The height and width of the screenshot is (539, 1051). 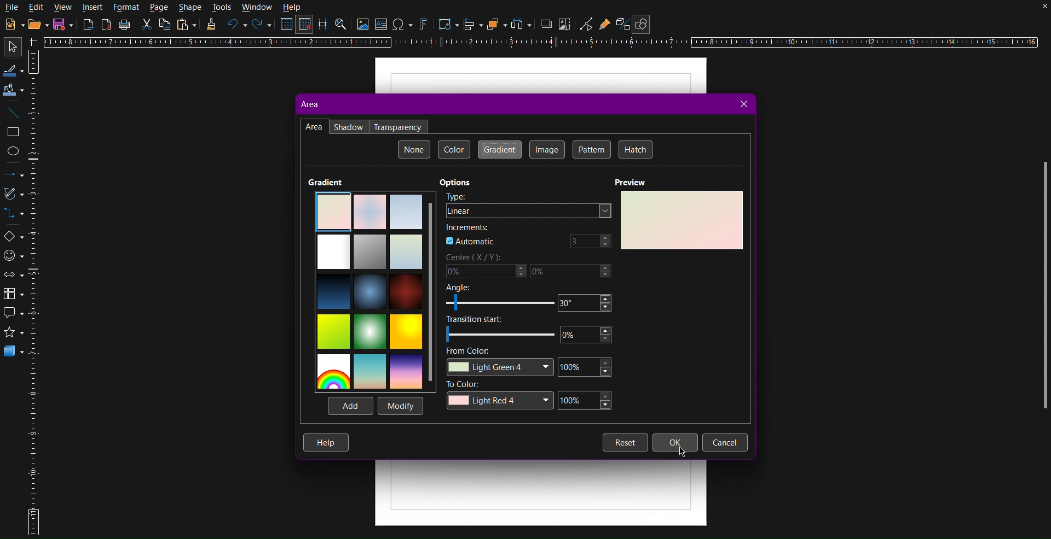 I want to click on scroll bar, so click(x=1040, y=290).